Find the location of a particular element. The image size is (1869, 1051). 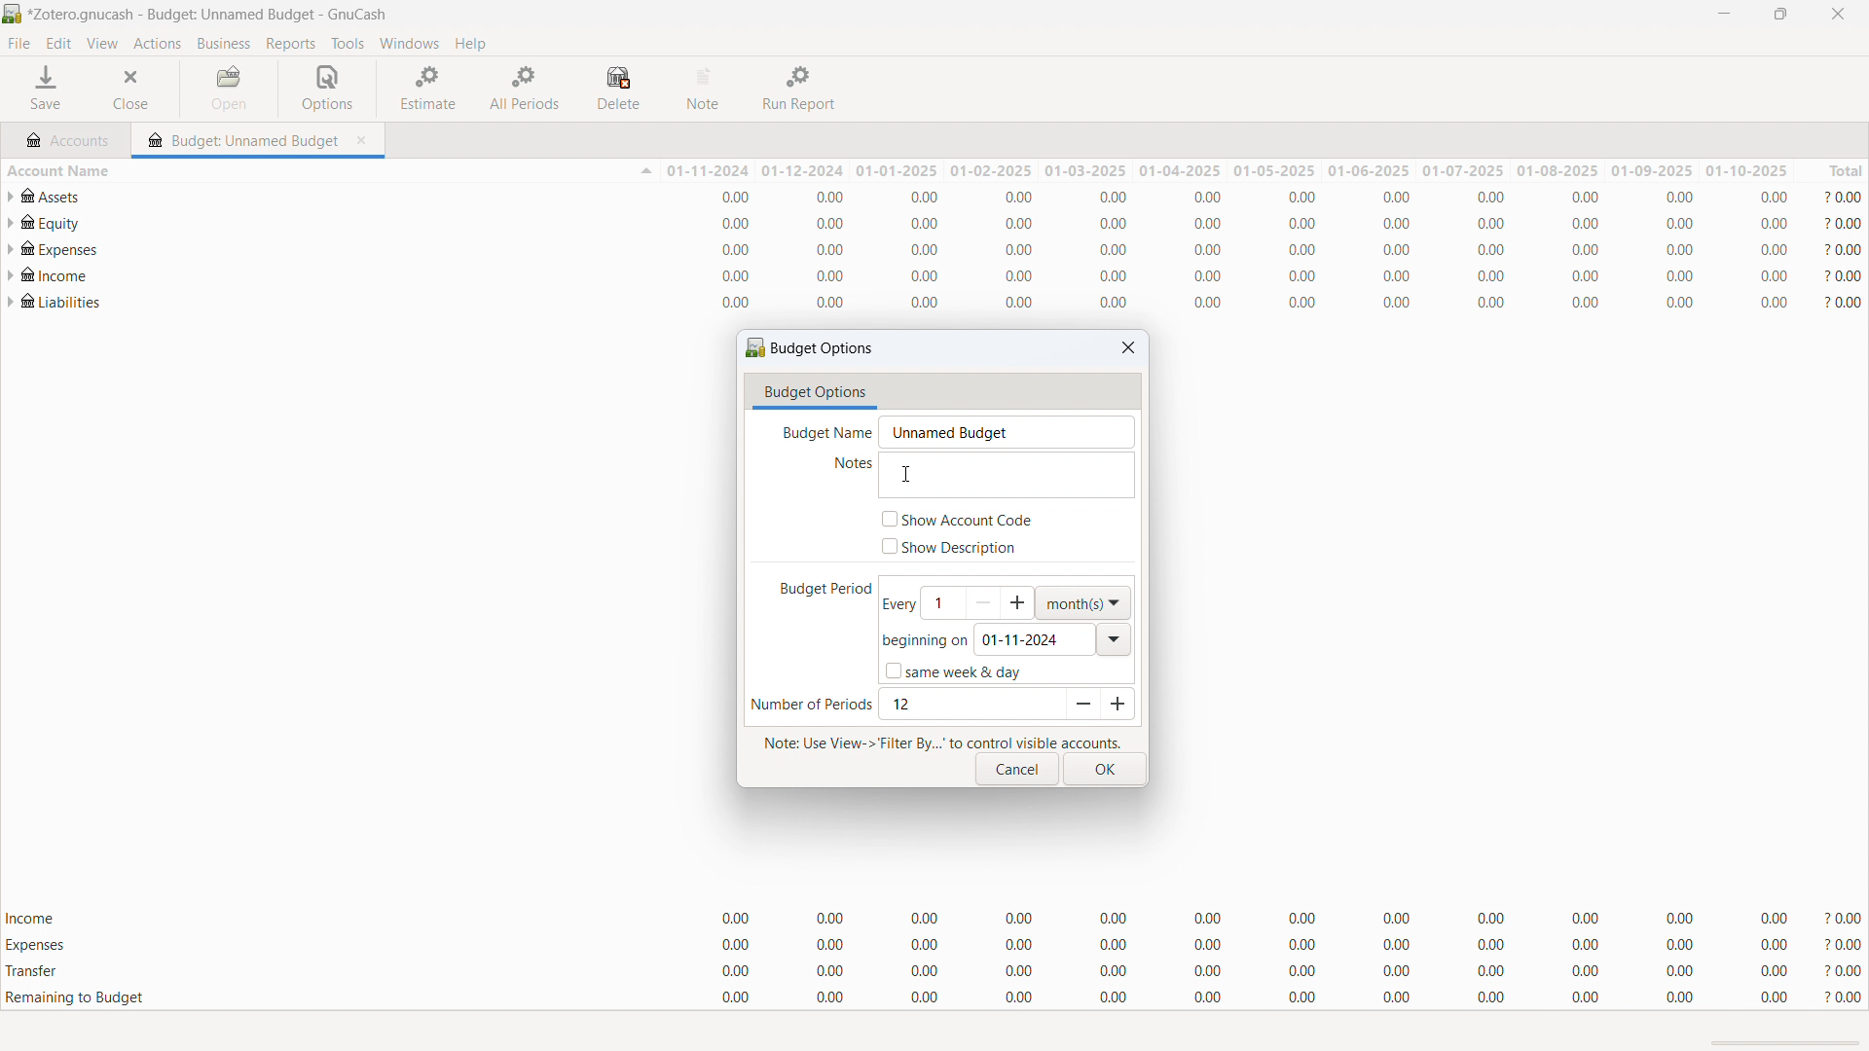

01-11-2024 is located at coordinates (707, 171).